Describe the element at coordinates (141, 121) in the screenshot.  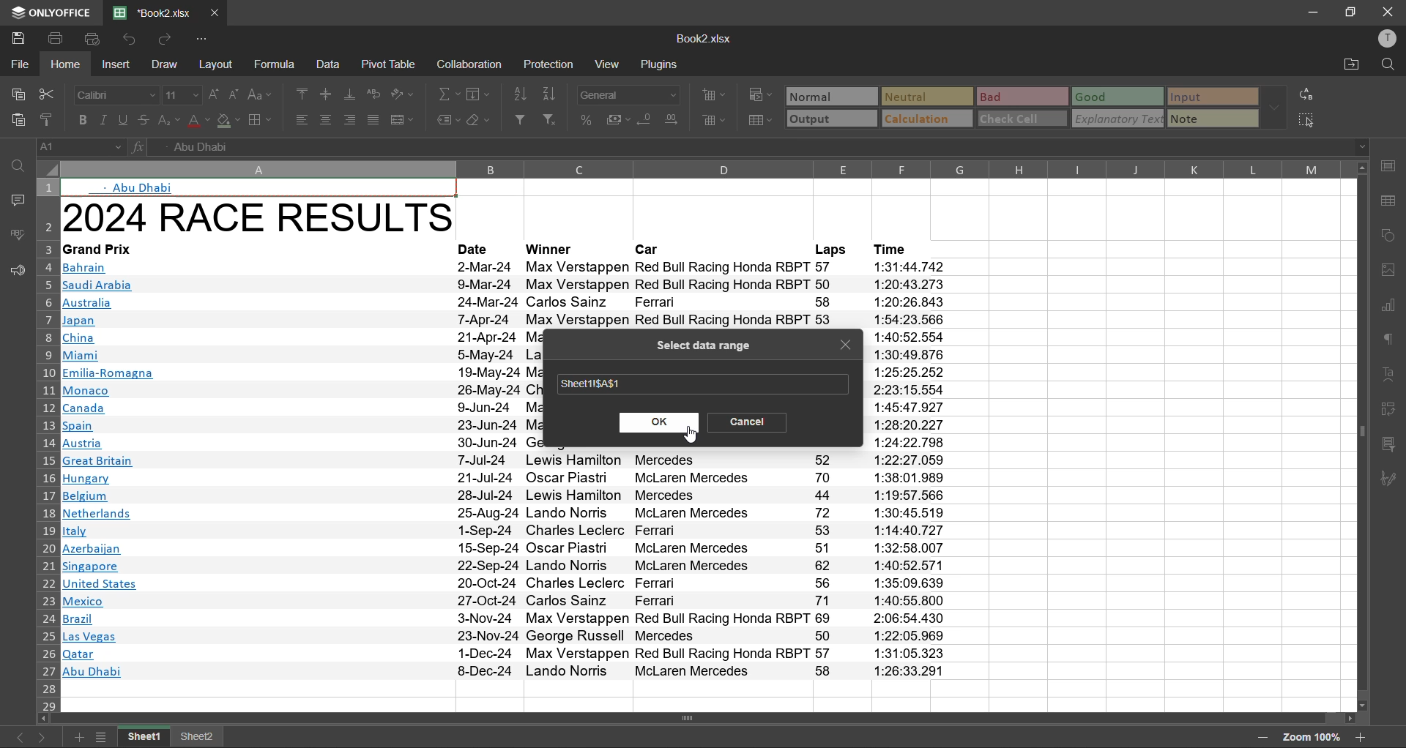
I see `strikethrough` at that location.